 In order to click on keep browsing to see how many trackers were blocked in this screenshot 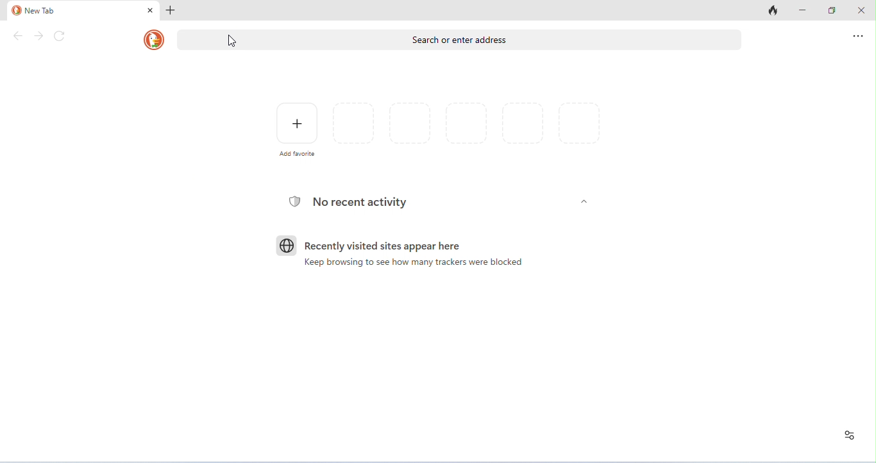, I will do `click(414, 263)`.